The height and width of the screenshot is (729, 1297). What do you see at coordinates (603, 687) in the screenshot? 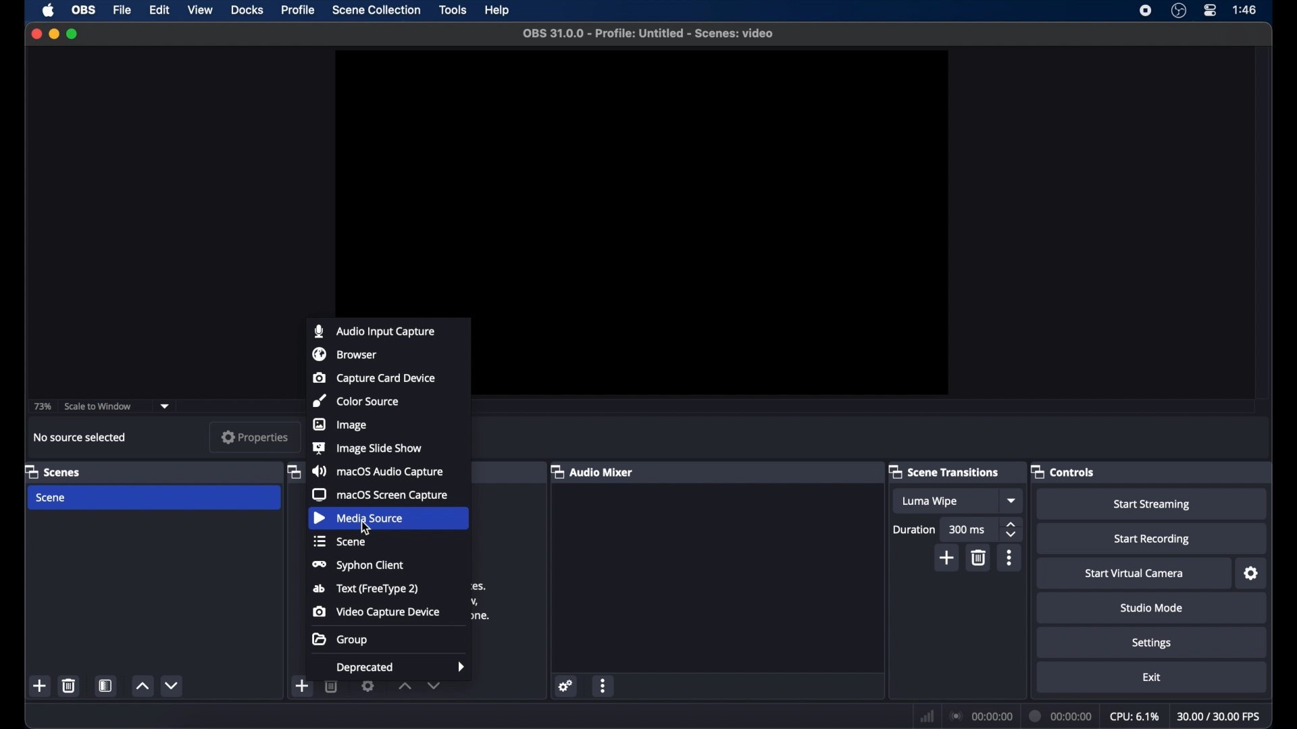
I see `more options` at bounding box center [603, 687].